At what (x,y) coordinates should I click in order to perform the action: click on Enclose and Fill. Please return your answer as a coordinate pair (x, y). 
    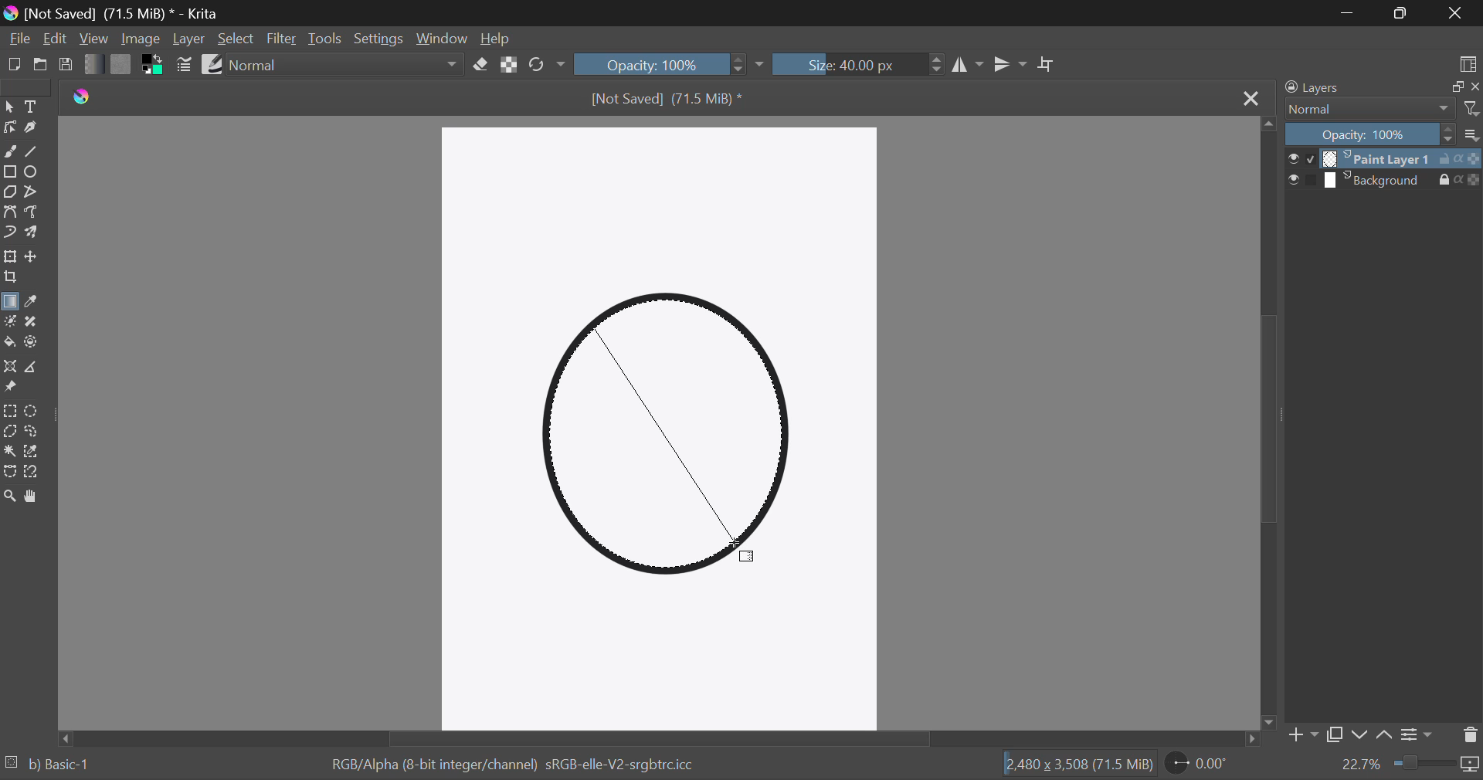
    Looking at the image, I should click on (36, 342).